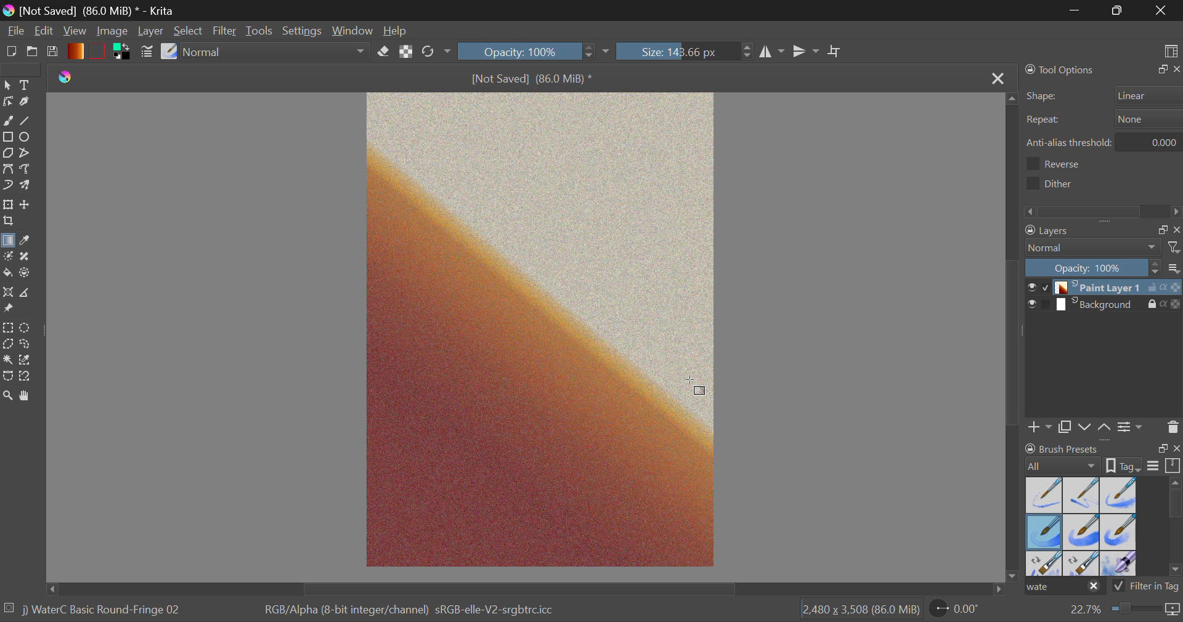  Describe the element at coordinates (103, 612) in the screenshot. I see `jj waterc basic round-fringe 02` at that location.